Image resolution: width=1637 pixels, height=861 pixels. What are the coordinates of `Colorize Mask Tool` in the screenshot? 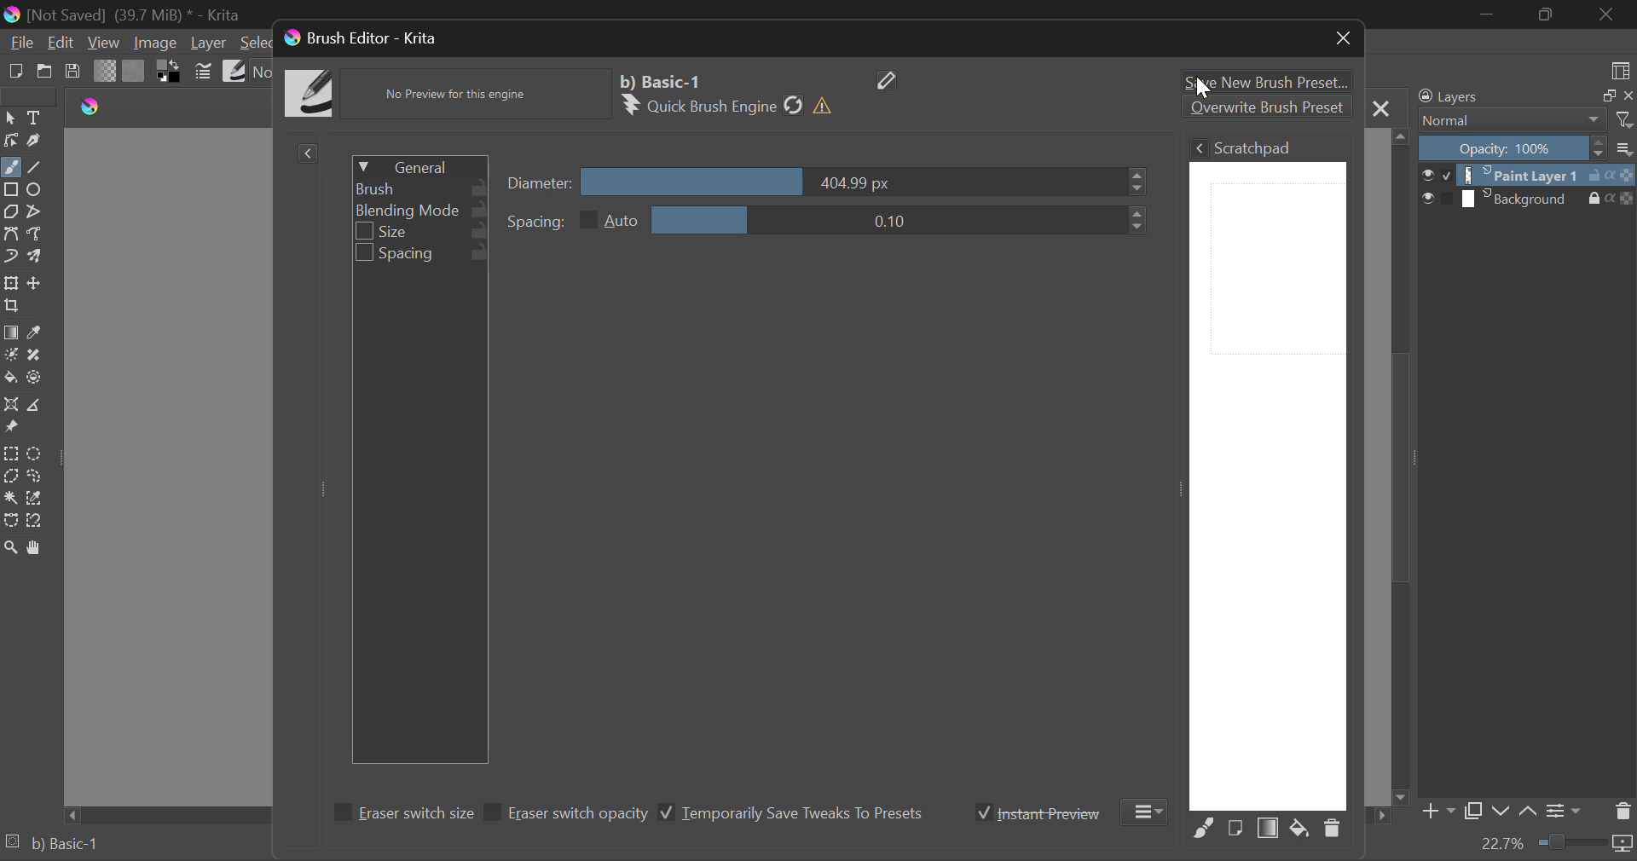 It's located at (10, 355).